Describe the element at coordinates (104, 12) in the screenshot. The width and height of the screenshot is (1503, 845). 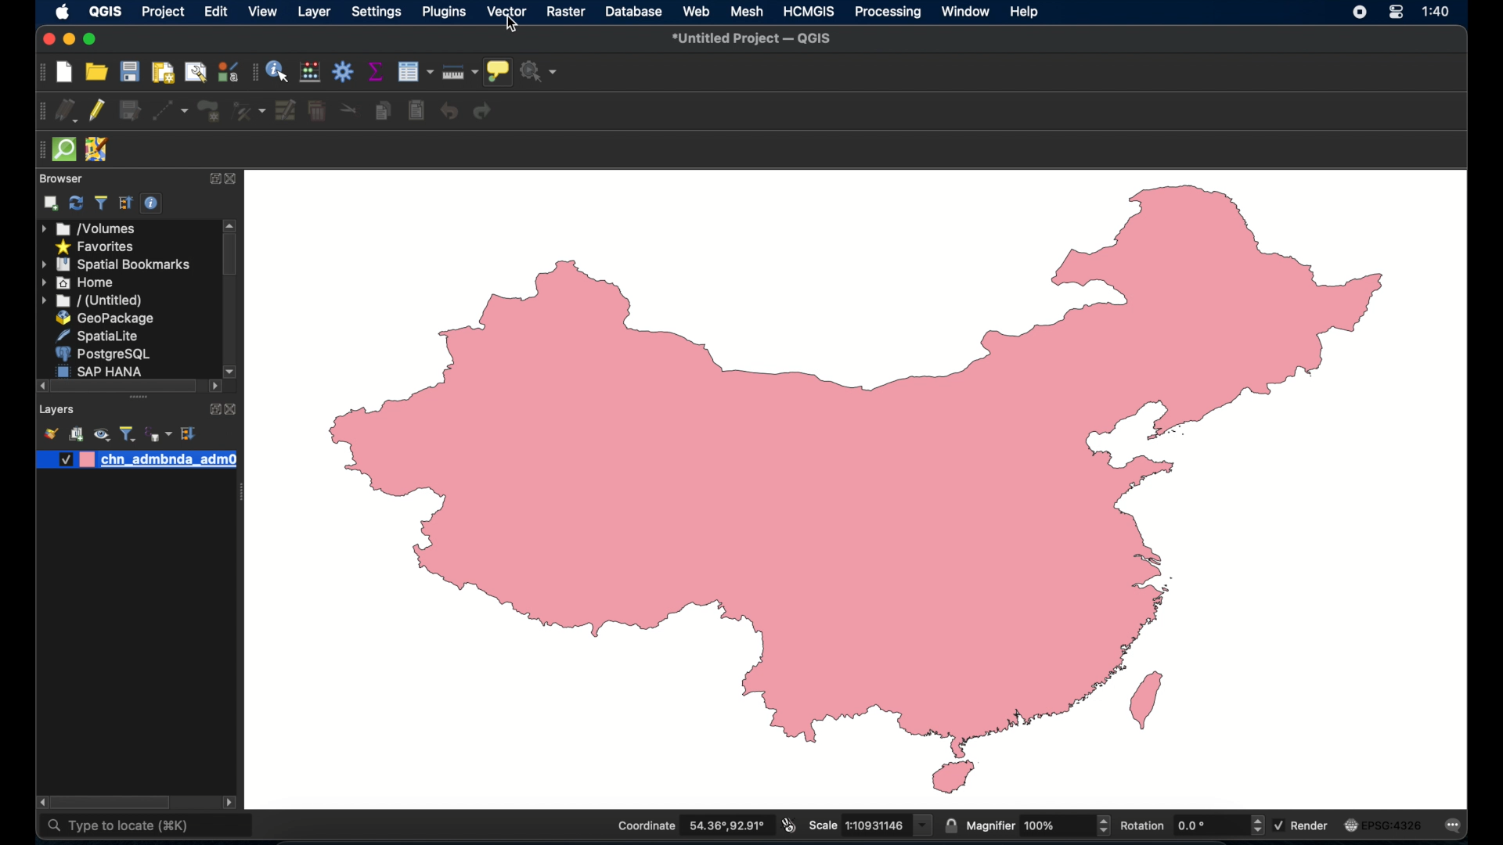
I see `QGIS` at that location.